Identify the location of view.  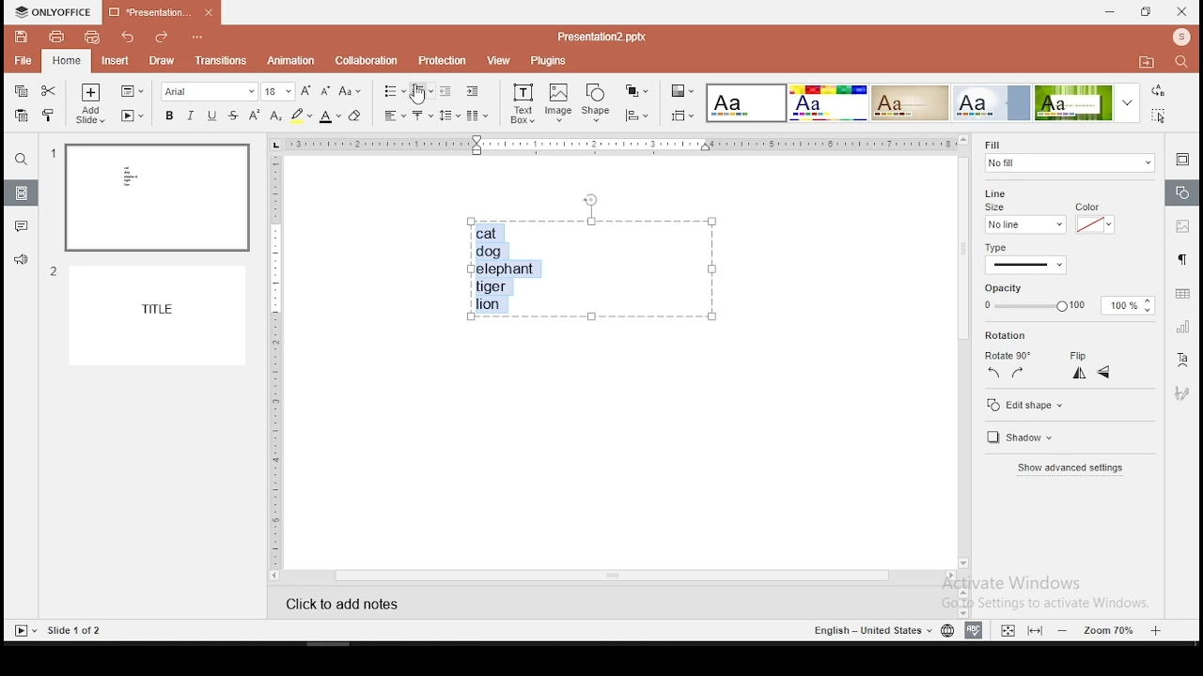
(495, 61).